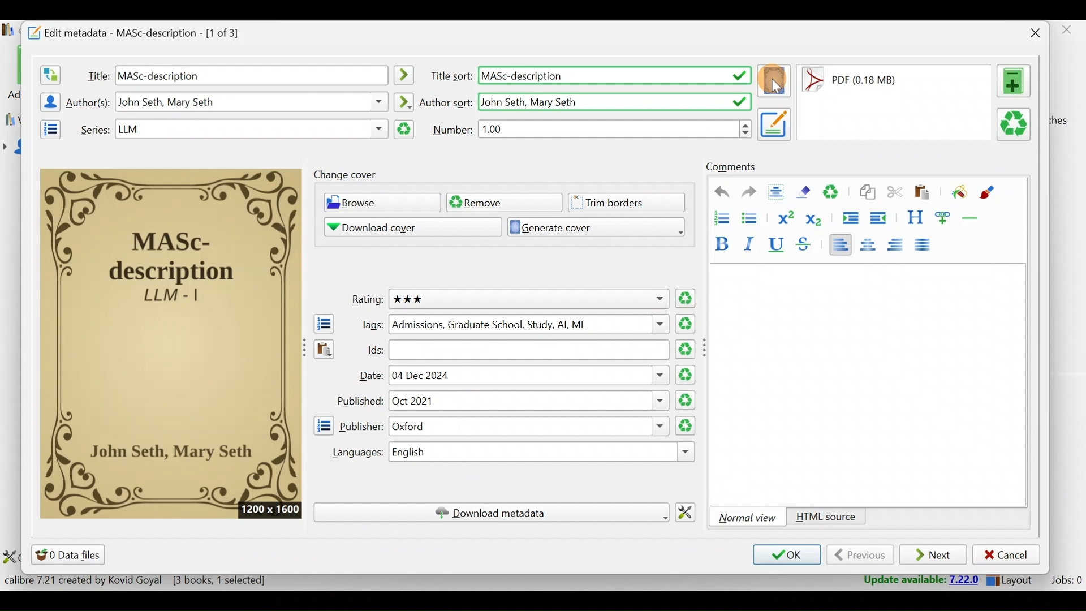 This screenshot has width=1086, height=611. What do you see at coordinates (816, 219) in the screenshot?
I see `Subscript` at bounding box center [816, 219].